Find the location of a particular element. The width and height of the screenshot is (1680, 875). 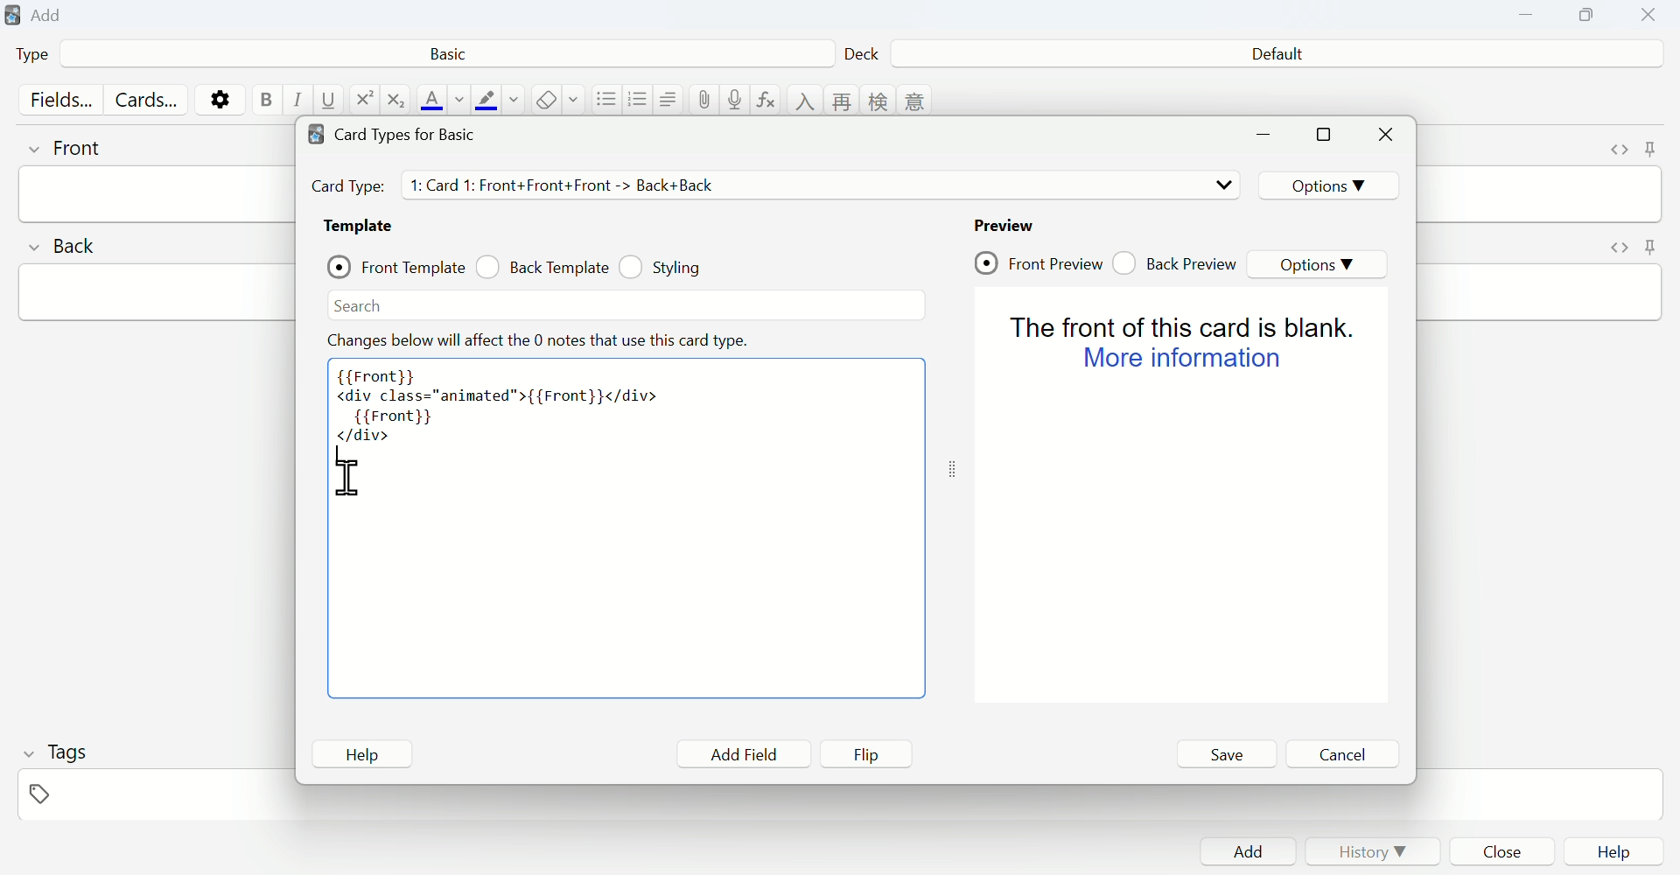

Flip is located at coordinates (865, 754).